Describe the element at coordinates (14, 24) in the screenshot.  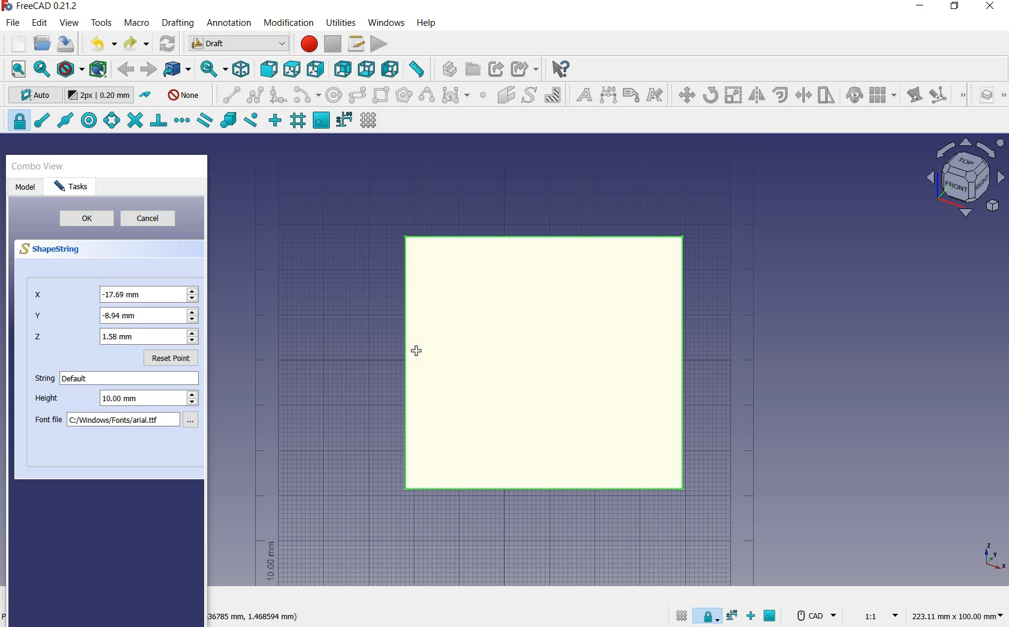
I see `file` at that location.